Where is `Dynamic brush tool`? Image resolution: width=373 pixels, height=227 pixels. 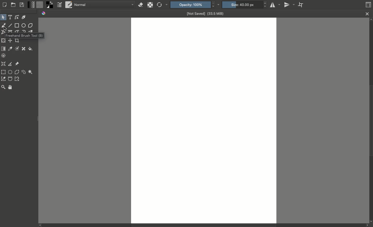 Dynamic brush tool is located at coordinates (24, 31).